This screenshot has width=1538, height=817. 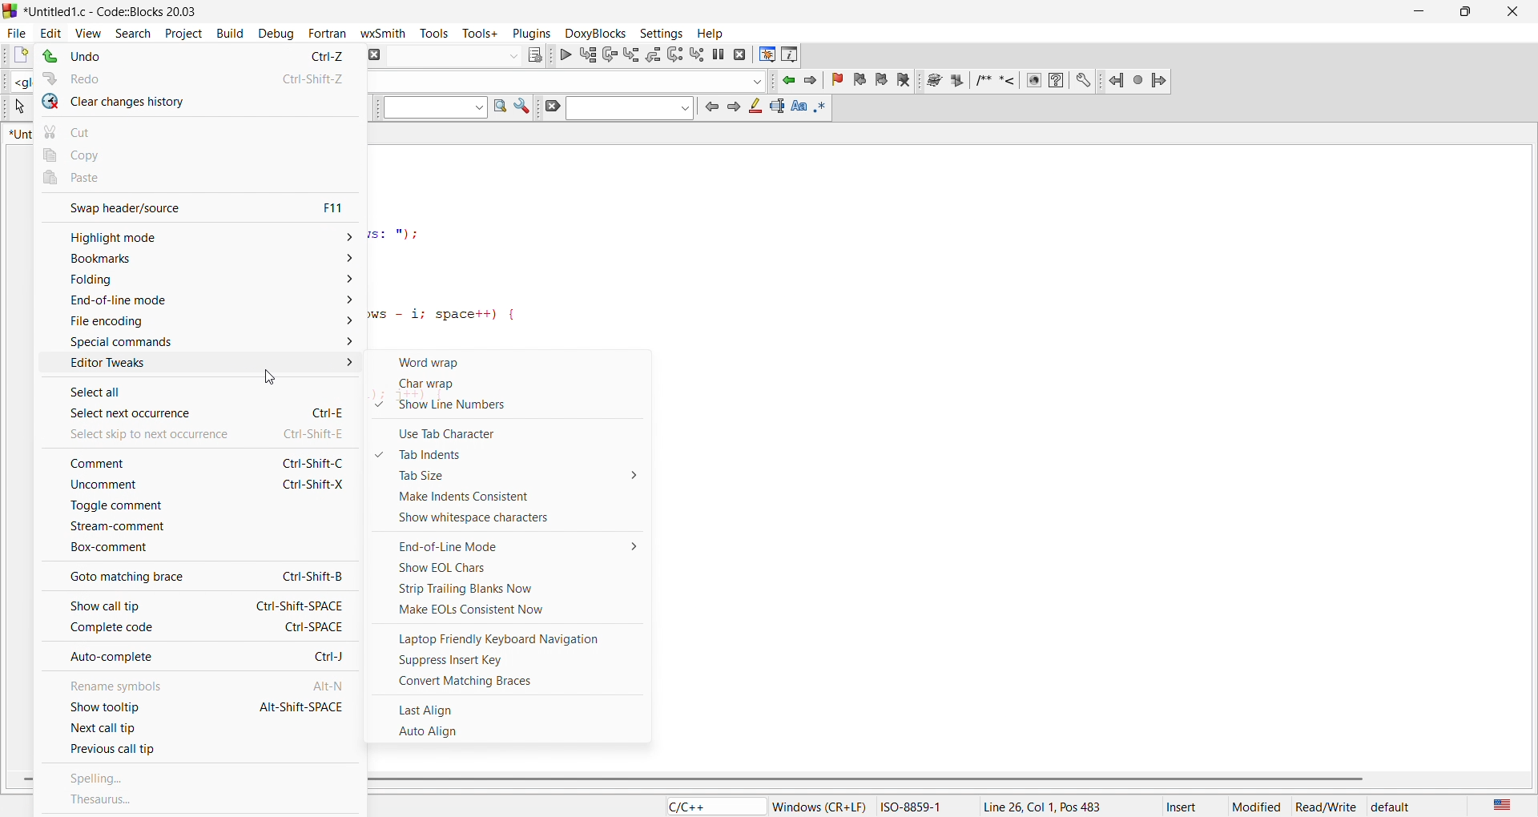 I want to click on f11, so click(x=336, y=207).